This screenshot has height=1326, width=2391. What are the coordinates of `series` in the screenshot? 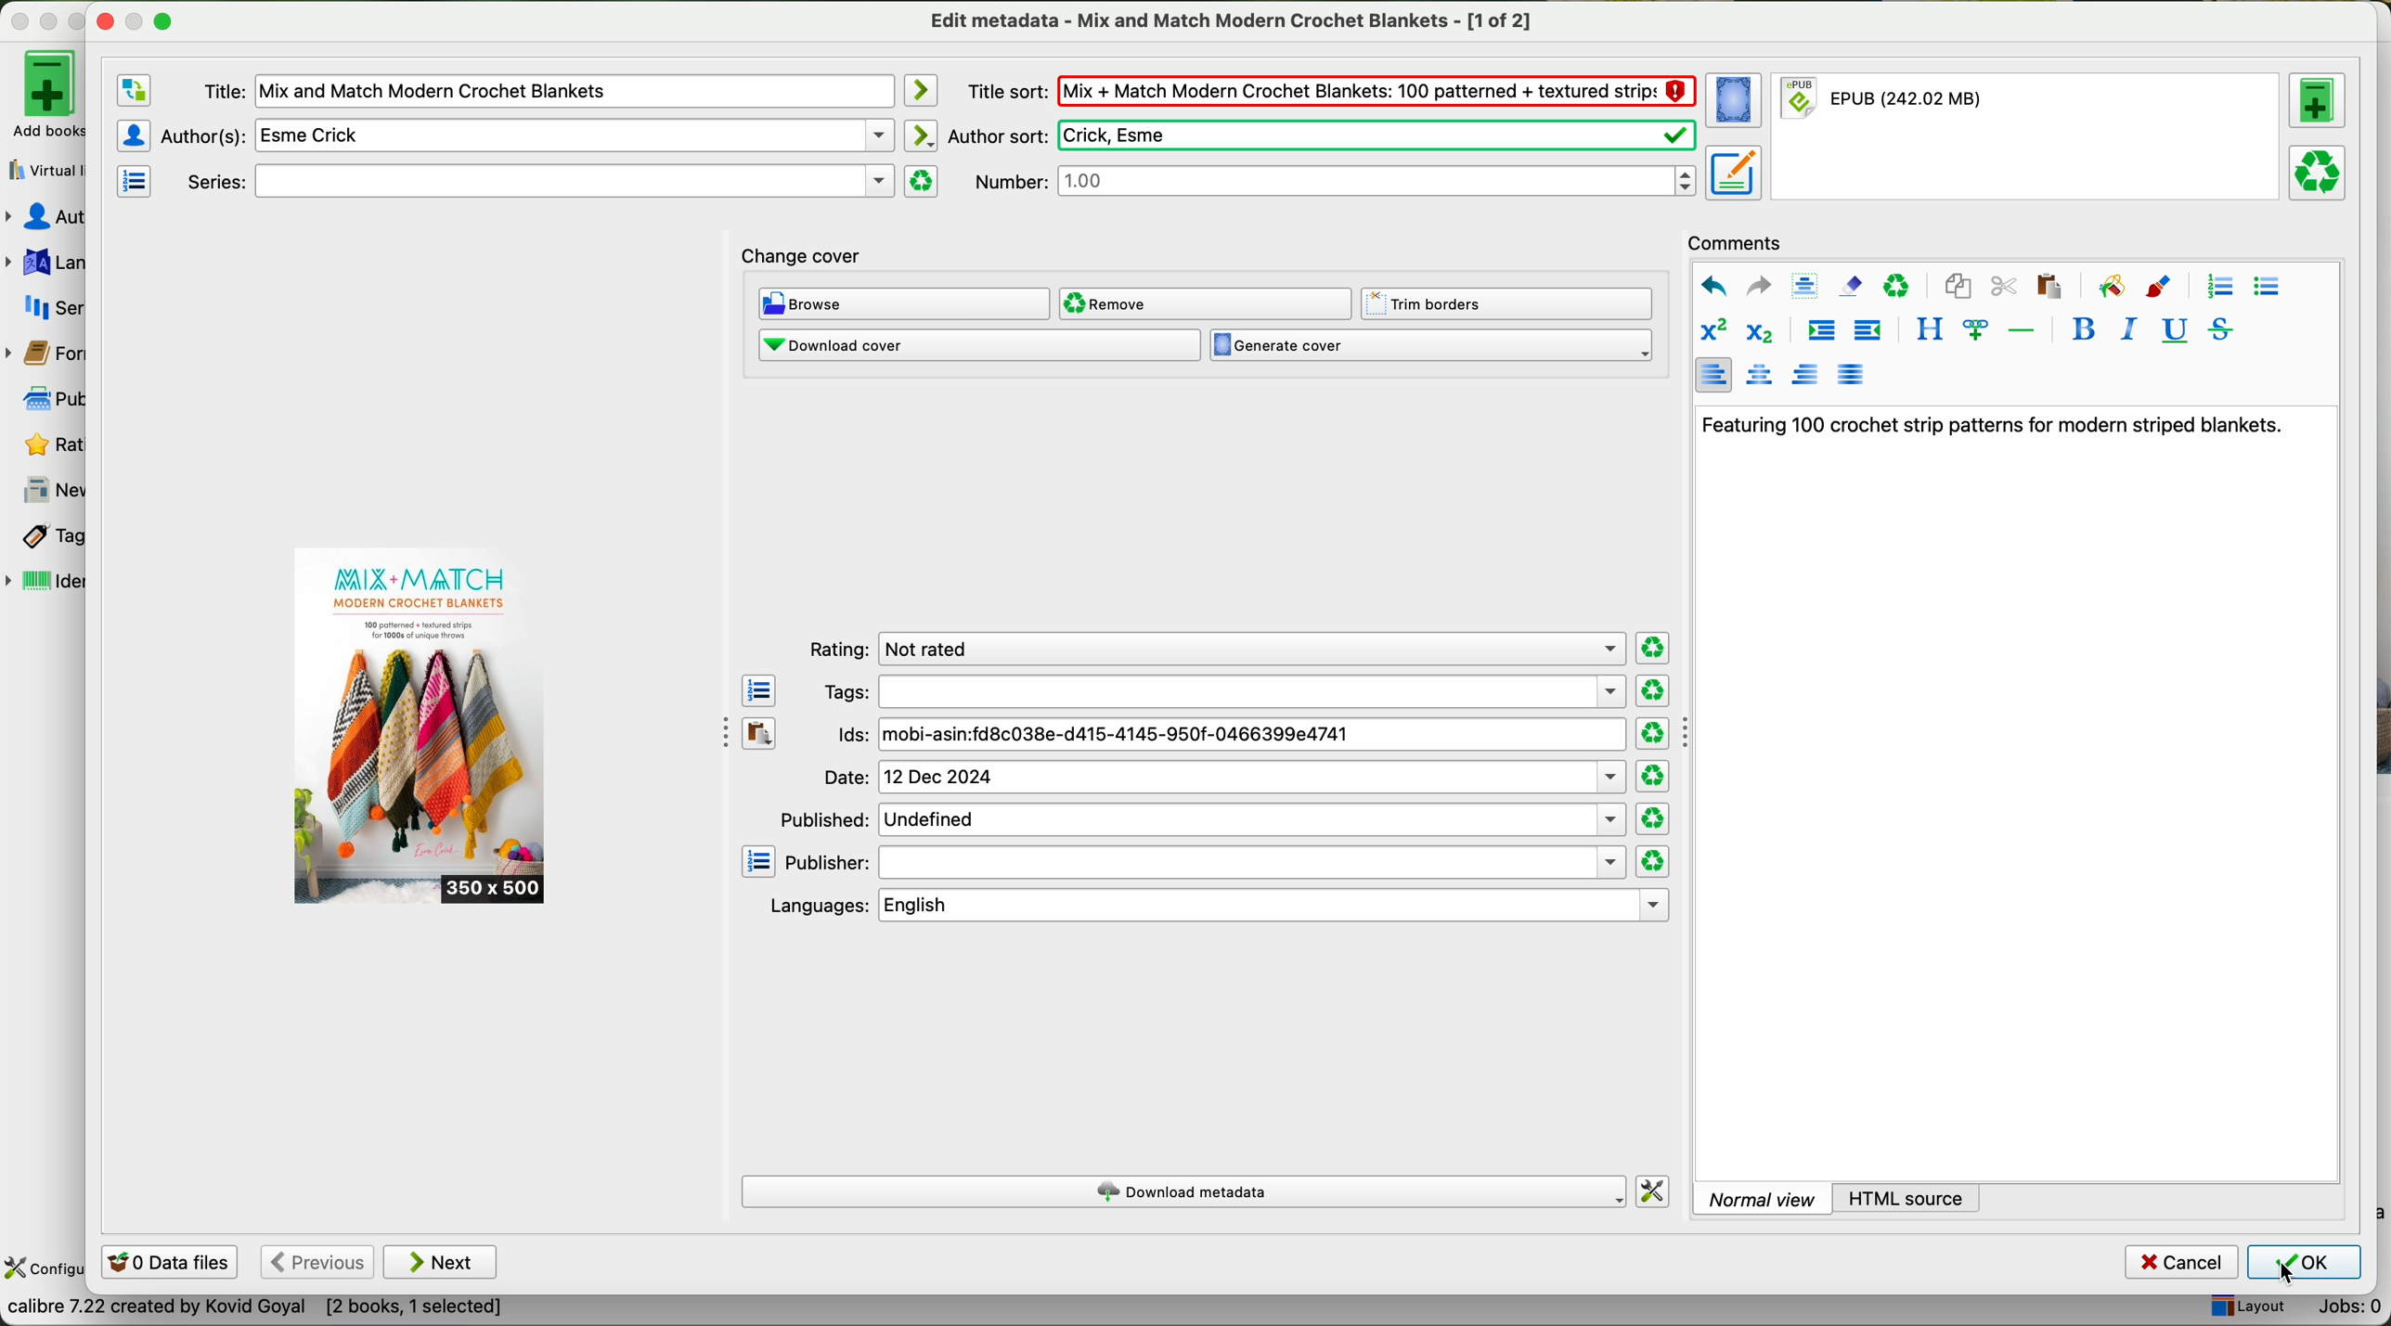 It's located at (536, 182).